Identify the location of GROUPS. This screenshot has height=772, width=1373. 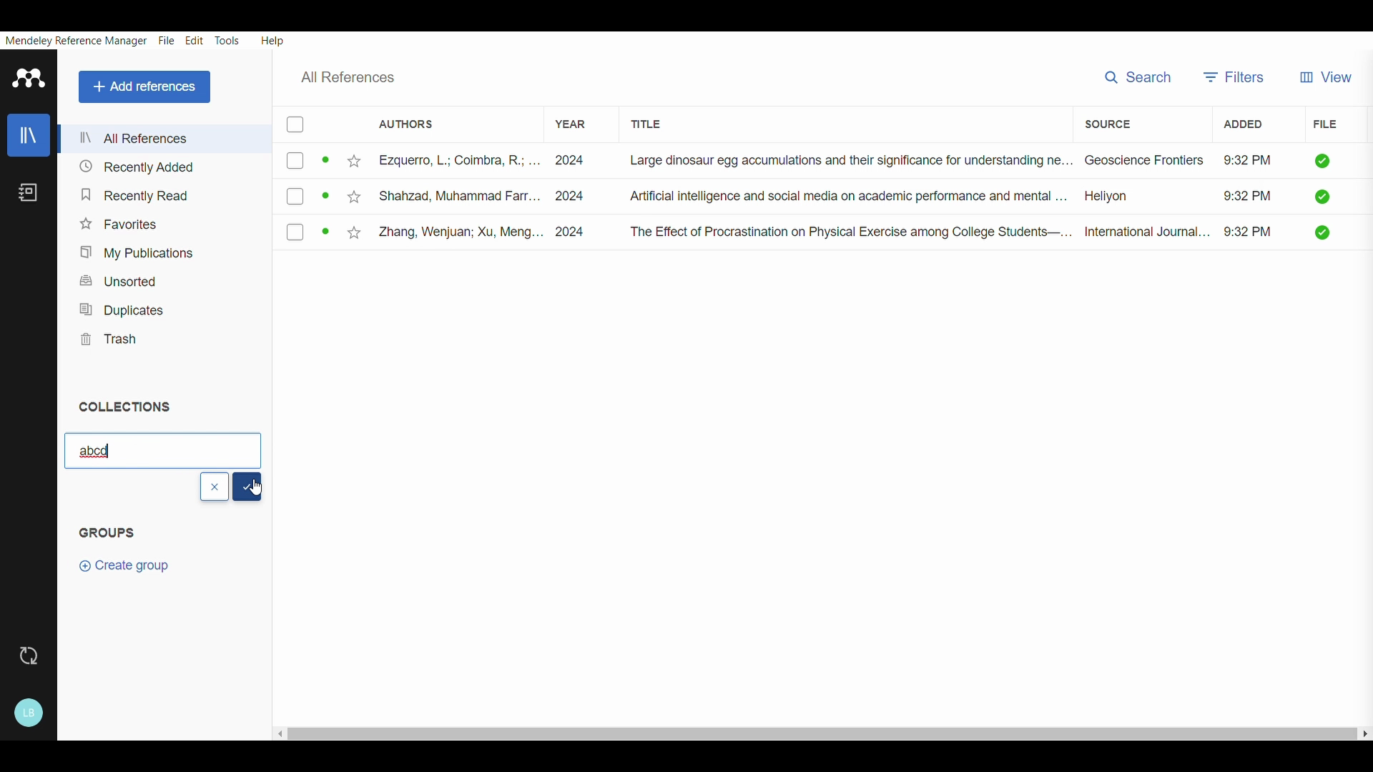
(121, 540).